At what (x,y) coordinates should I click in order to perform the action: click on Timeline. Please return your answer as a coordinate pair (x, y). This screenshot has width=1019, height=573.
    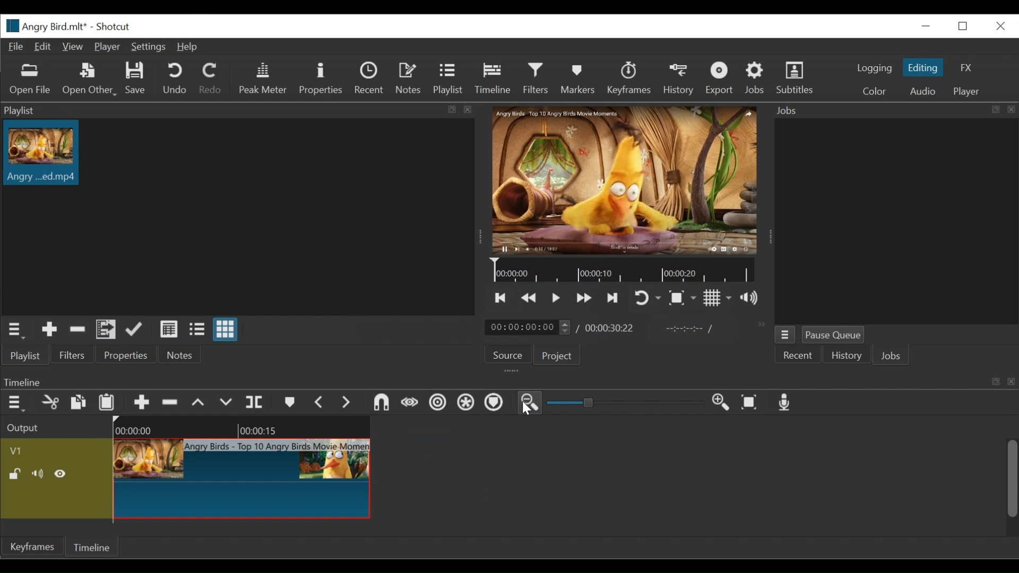
    Looking at the image, I should click on (90, 546).